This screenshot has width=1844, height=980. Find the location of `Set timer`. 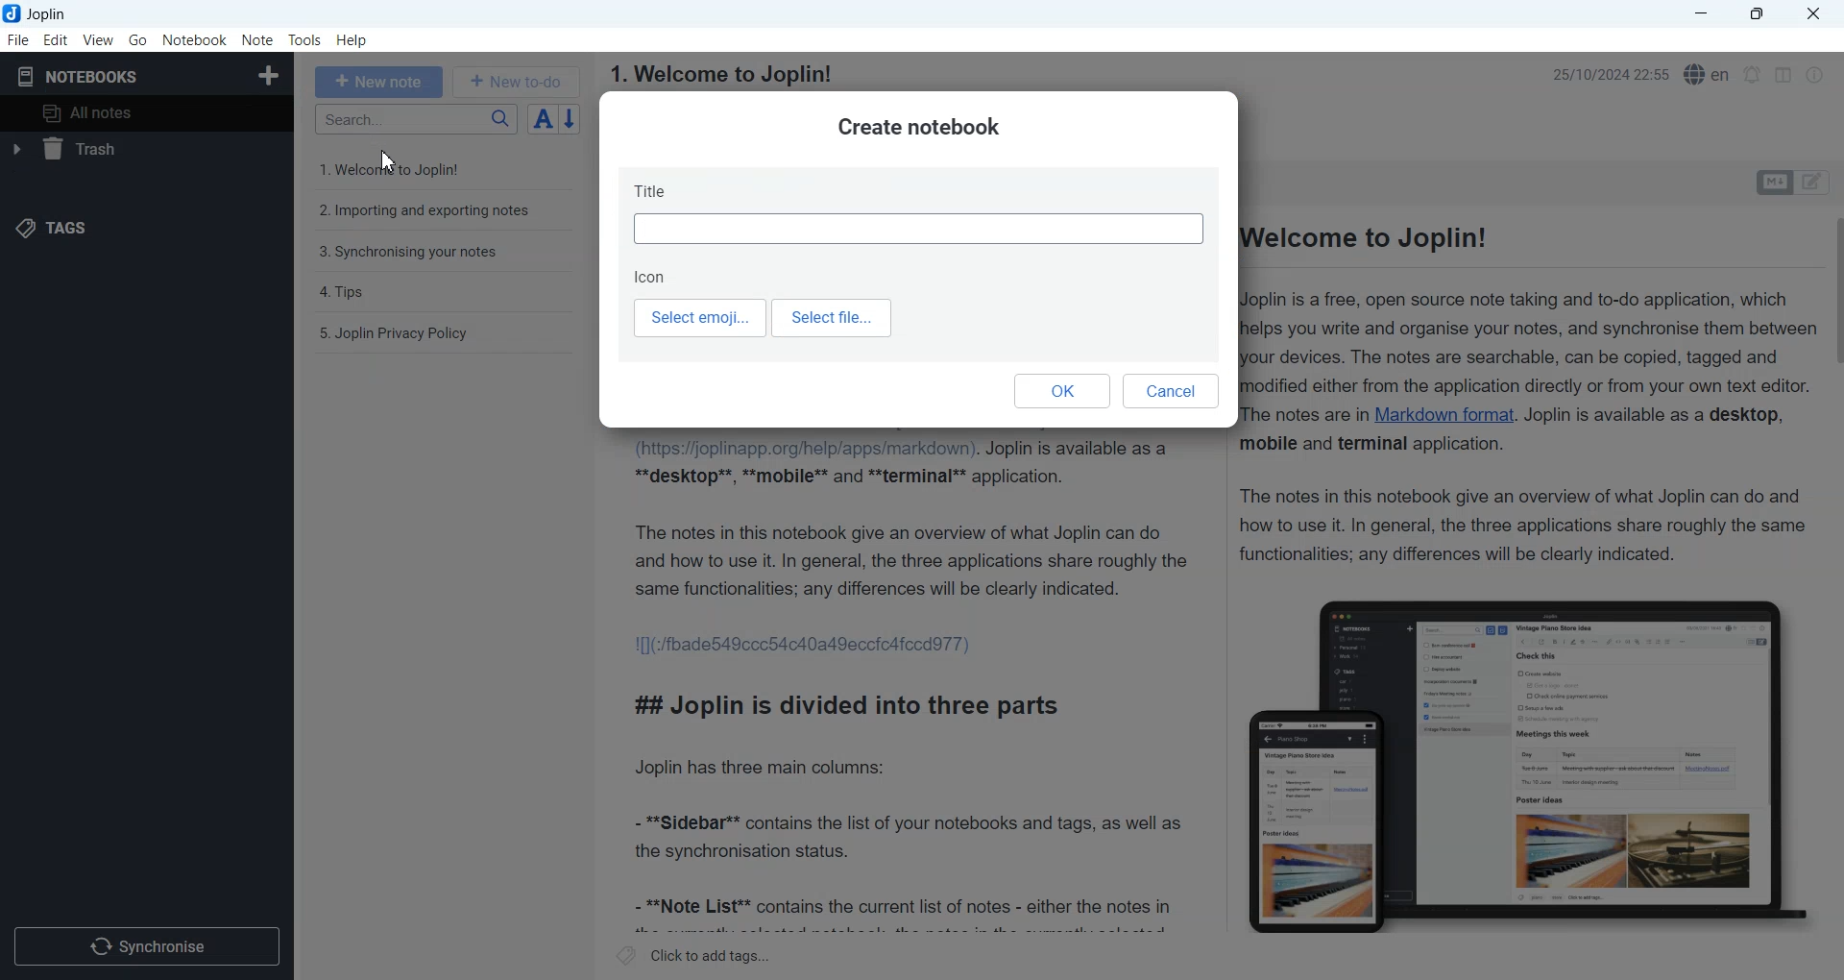

Set timer is located at coordinates (1753, 75).